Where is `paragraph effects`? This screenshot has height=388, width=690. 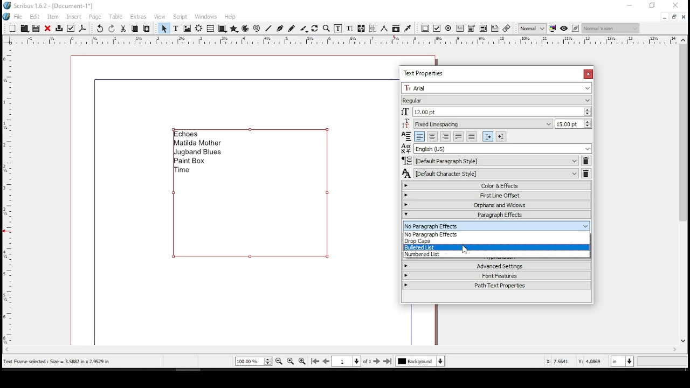 paragraph effects is located at coordinates (497, 214).